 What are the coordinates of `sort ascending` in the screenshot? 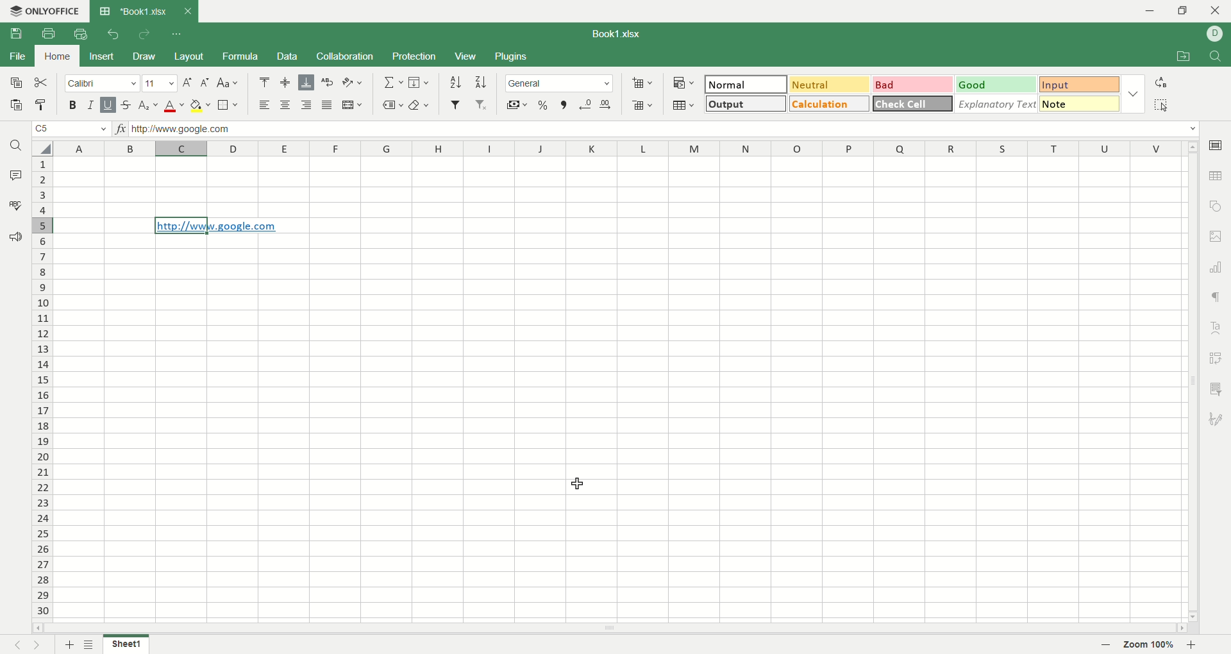 It's located at (455, 82).